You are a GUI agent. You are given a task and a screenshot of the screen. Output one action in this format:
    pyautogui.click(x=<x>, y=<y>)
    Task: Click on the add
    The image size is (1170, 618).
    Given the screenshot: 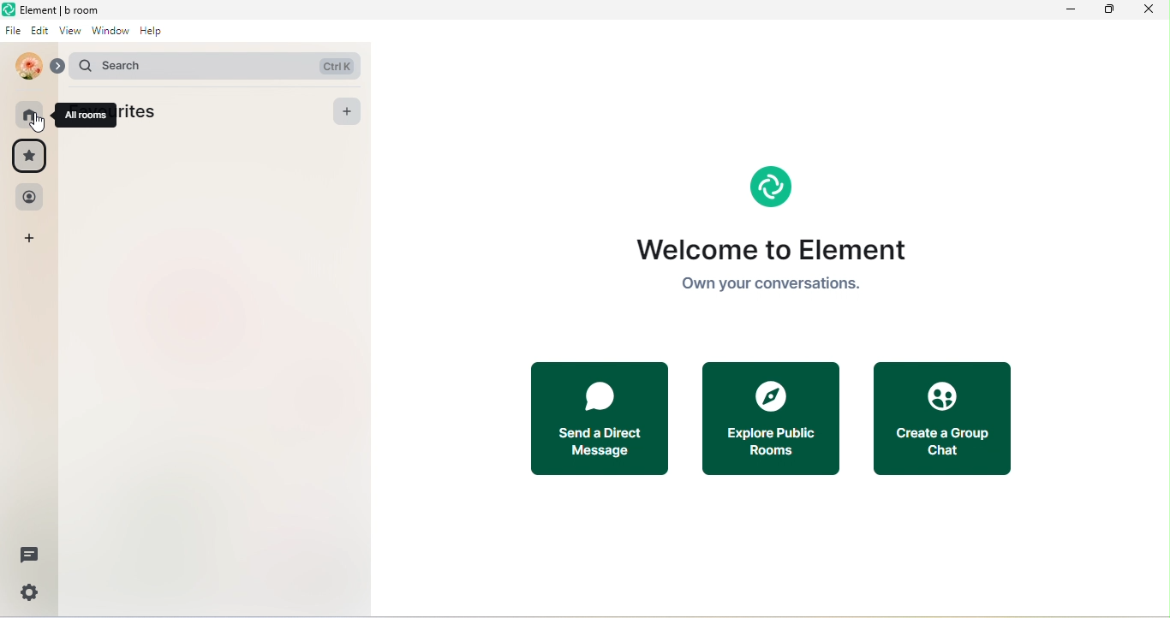 What is the action you would take?
    pyautogui.click(x=349, y=112)
    